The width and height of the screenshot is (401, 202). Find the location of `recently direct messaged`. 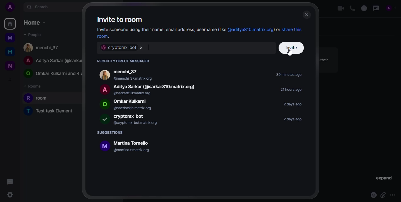

recently direct messaged is located at coordinates (124, 61).